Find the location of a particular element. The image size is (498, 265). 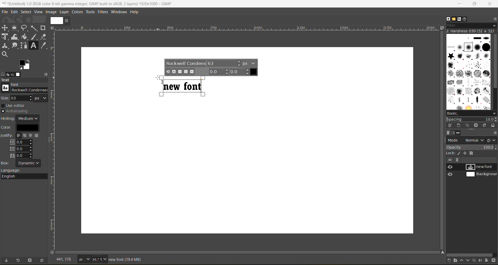

document history is located at coordinates (465, 19).